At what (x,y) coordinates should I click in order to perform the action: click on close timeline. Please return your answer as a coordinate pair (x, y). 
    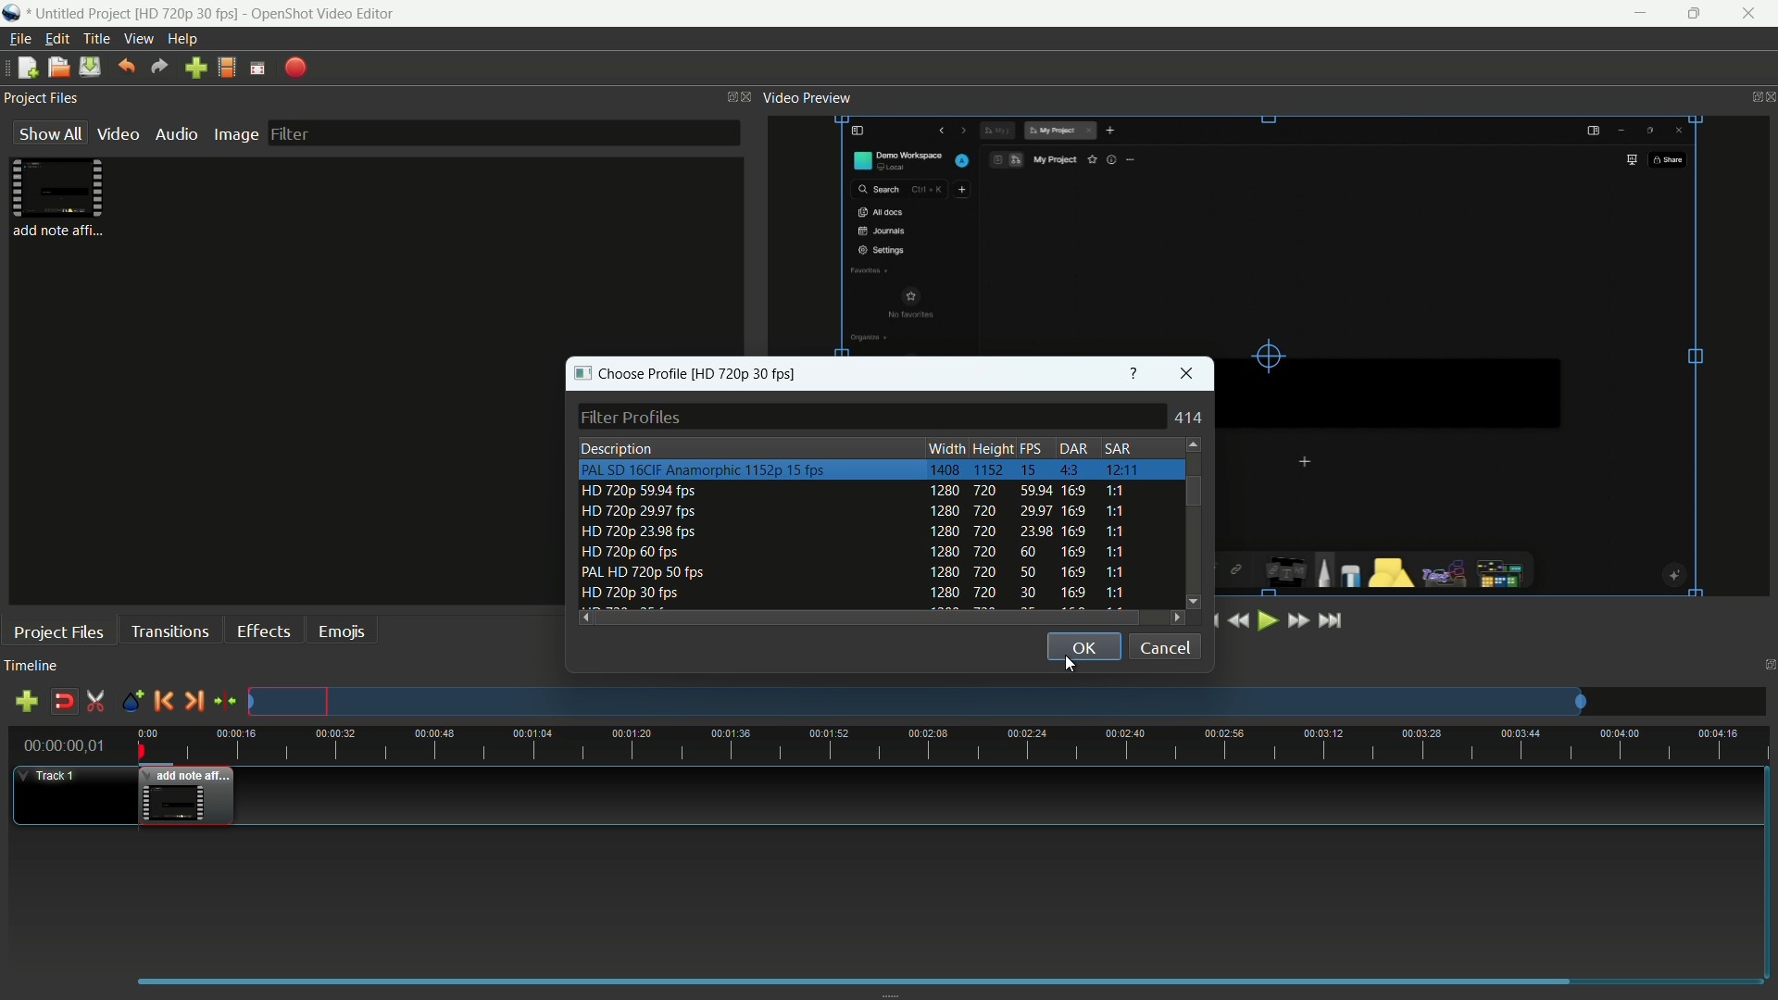
    Looking at the image, I should click on (1767, 666).